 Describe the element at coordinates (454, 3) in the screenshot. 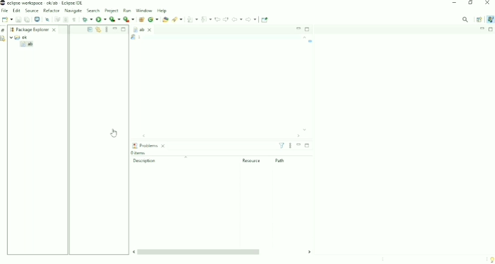

I see `Minimize` at that location.